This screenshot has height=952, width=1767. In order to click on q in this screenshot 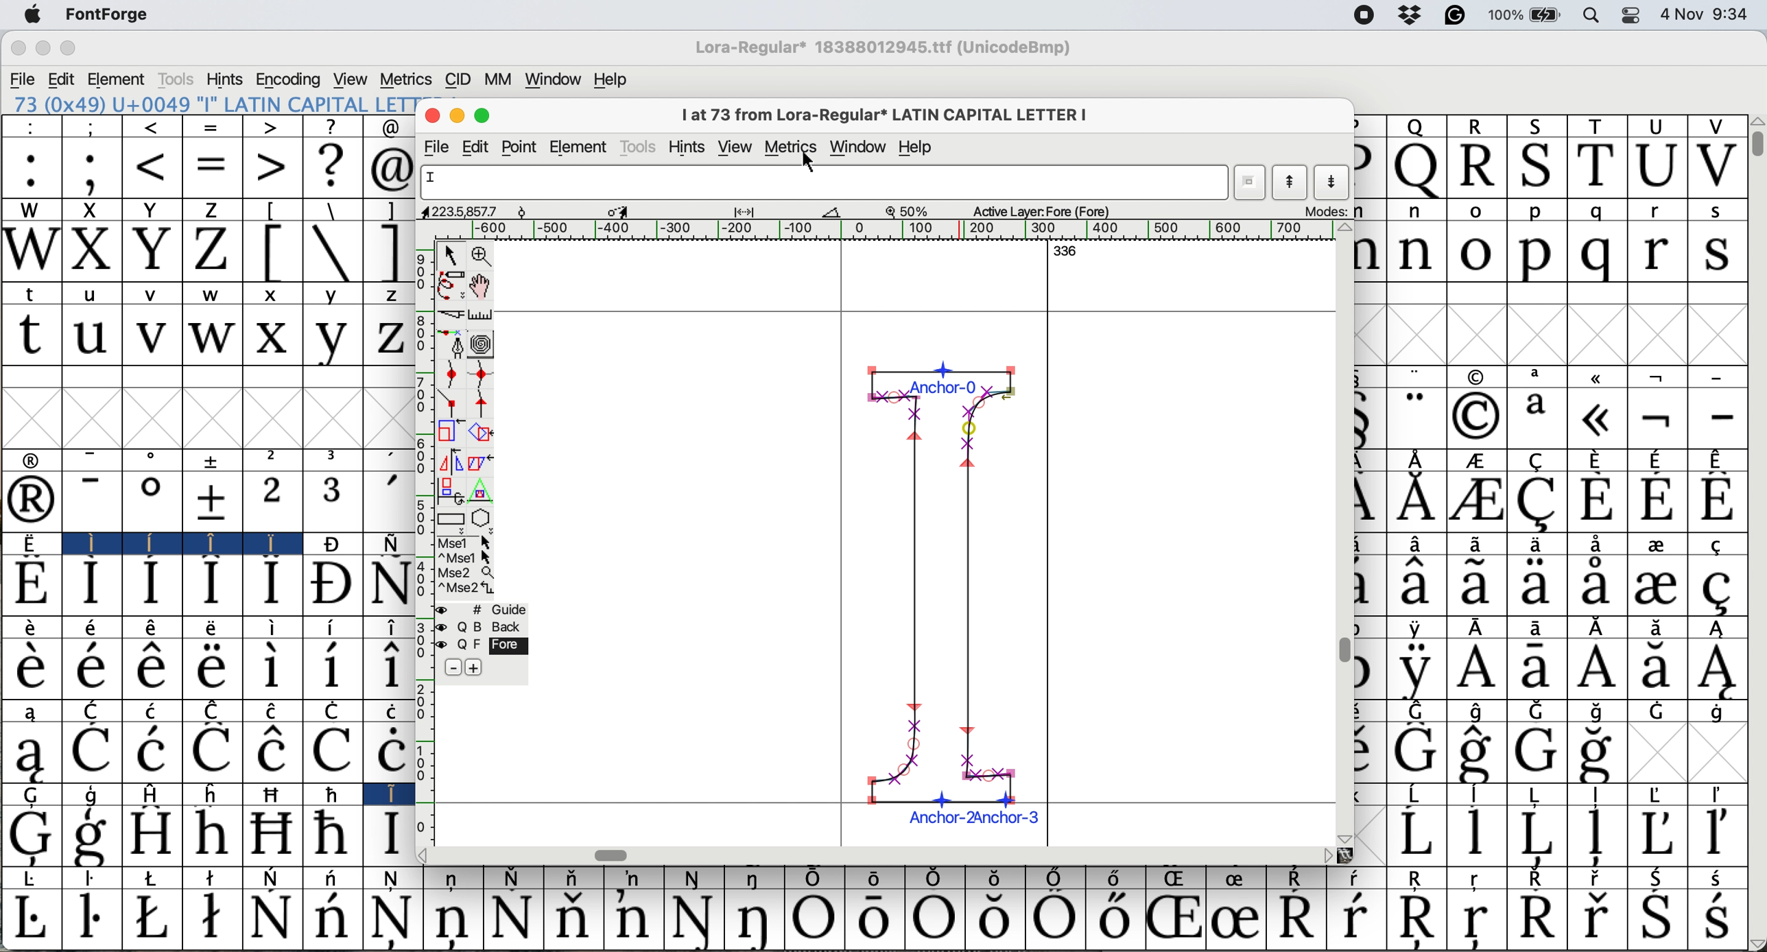, I will do `click(1591, 254)`.